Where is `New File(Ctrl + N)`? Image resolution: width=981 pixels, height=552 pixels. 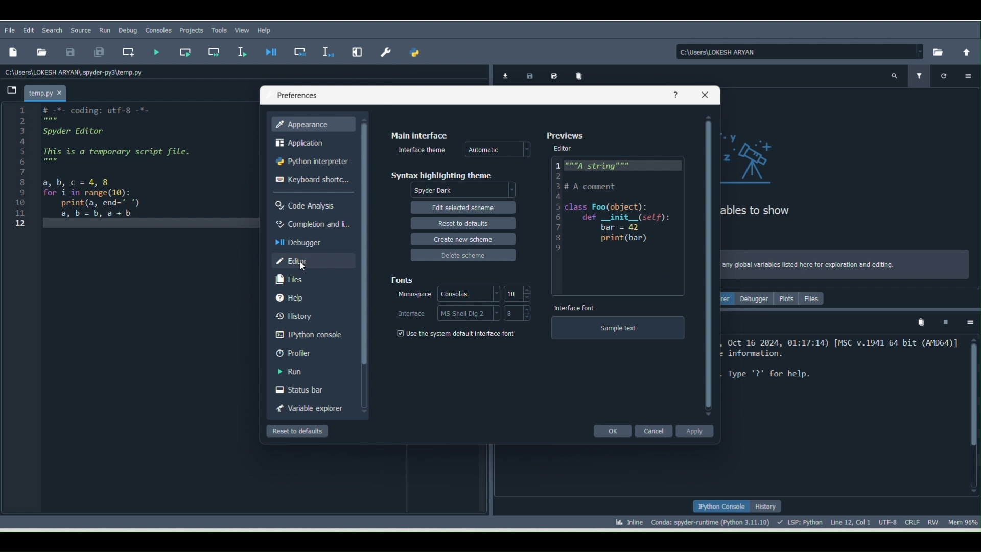 New File(Ctrl + N) is located at coordinates (12, 52).